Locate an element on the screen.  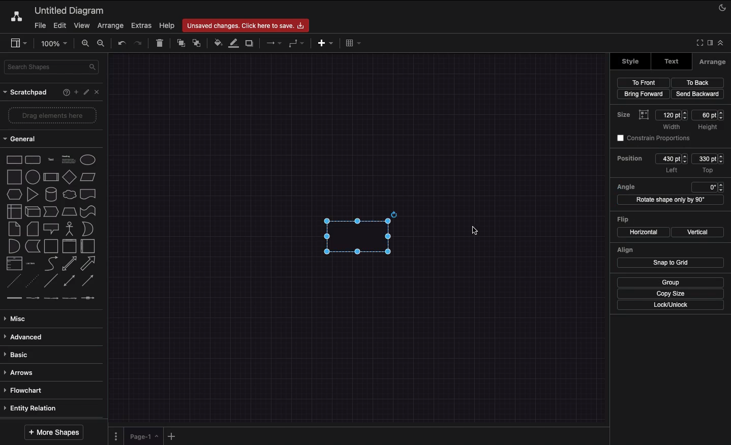
Add is located at coordinates (74, 92).